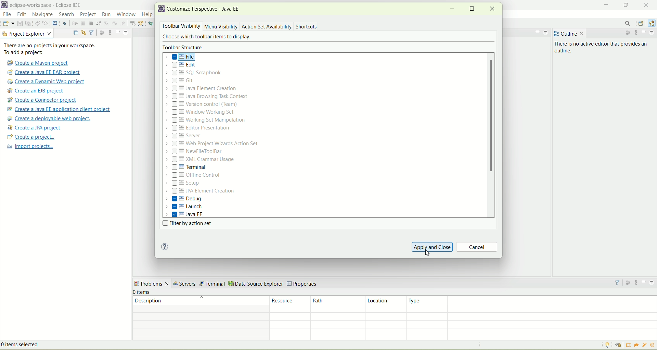  I want to click on newfiletoolbar, so click(194, 152).